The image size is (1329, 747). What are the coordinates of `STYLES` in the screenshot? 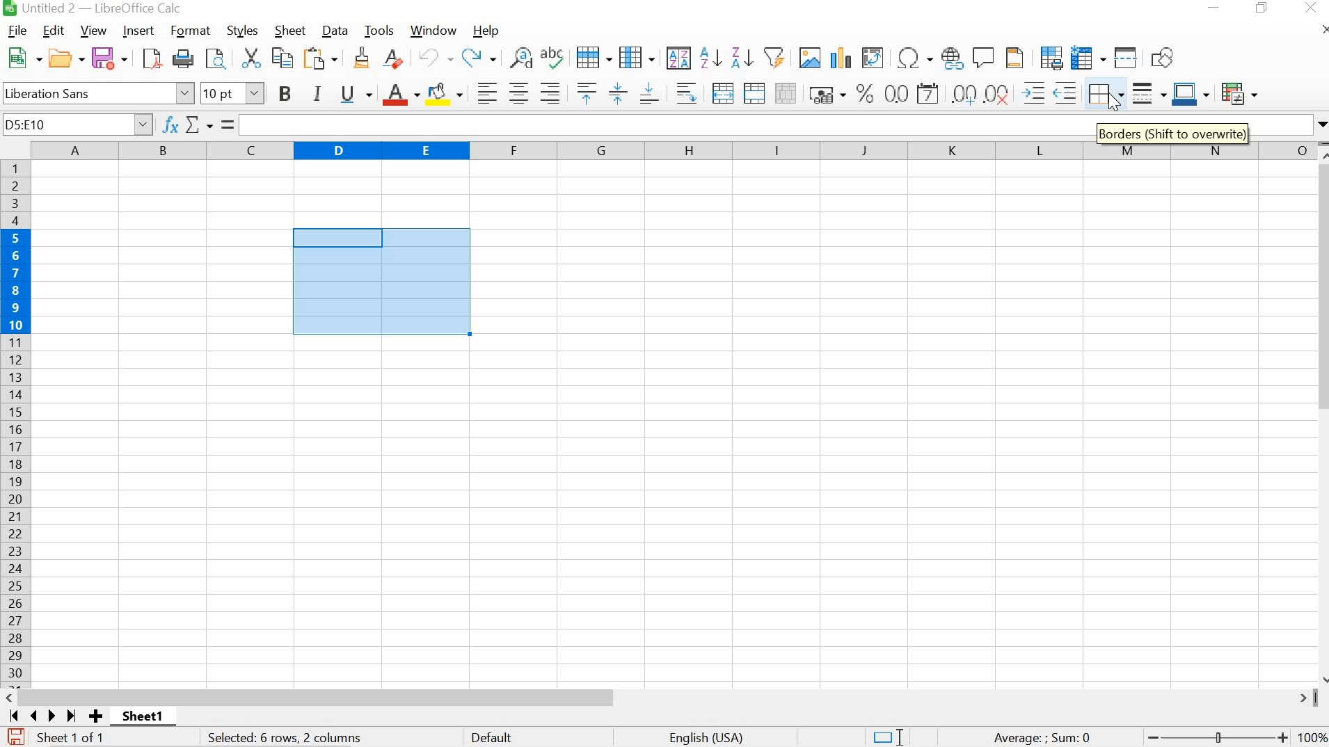 It's located at (244, 31).